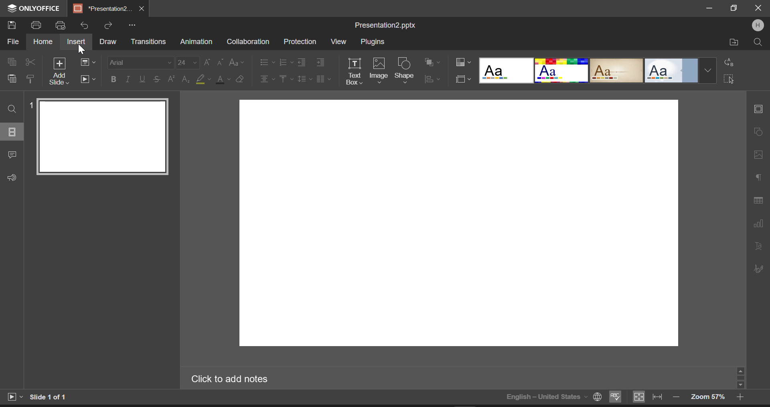 The width and height of the screenshot is (770, 407). Describe the element at coordinates (128, 80) in the screenshot. I see `Italic` at that location.